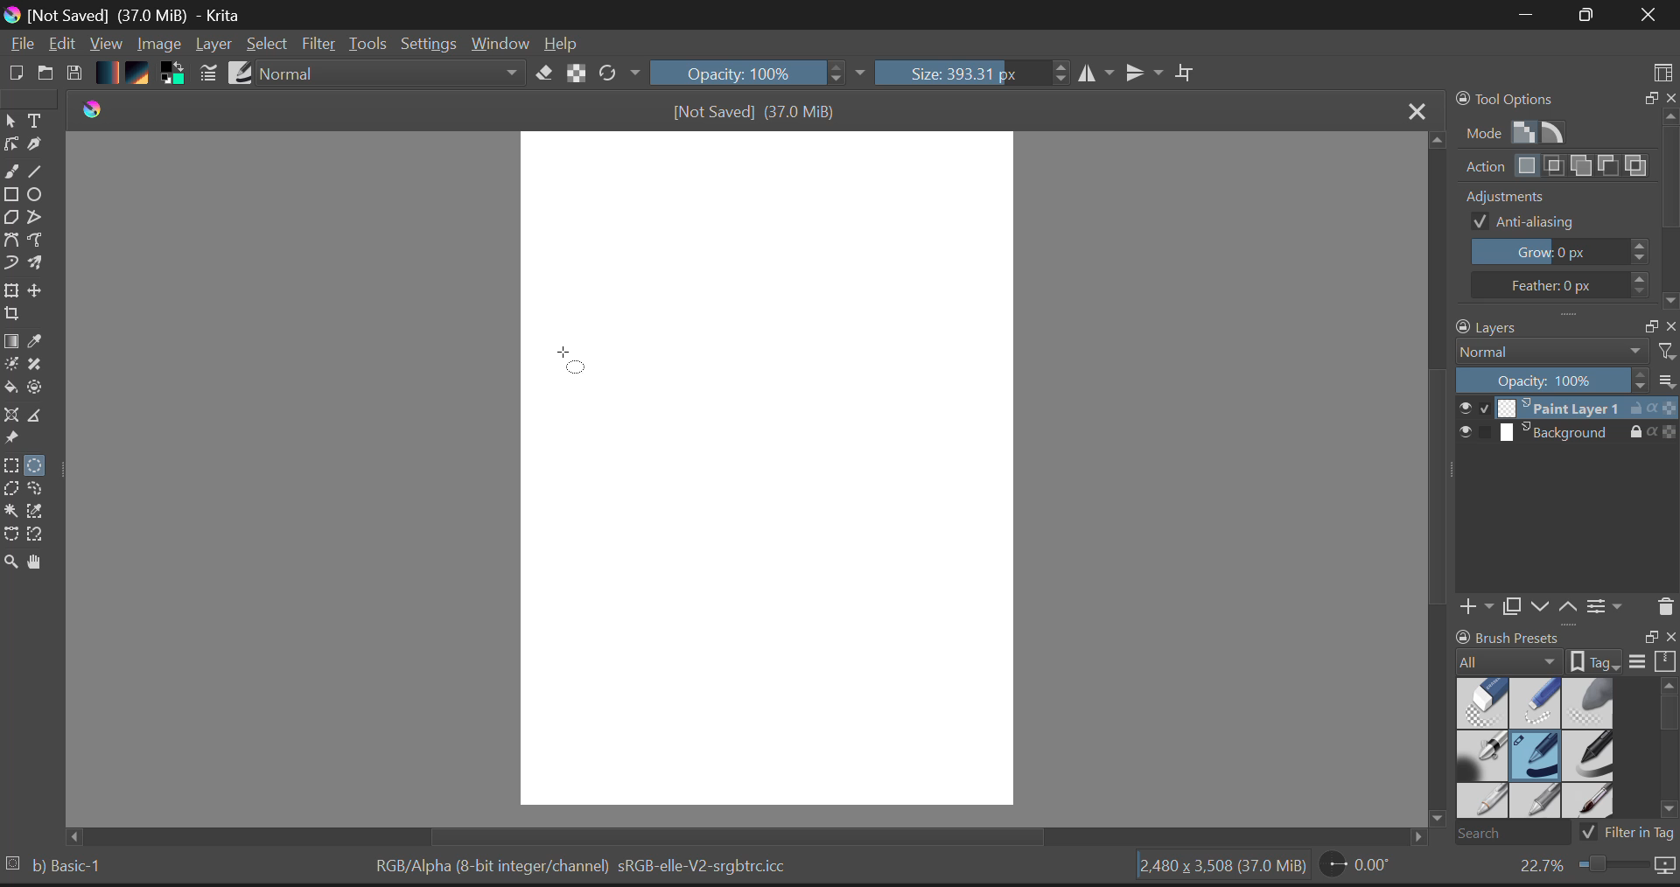  What do you see at coordinates (14, 290) in the screenshot?
I see `Transform Layers` at bounding box center [14, 290].